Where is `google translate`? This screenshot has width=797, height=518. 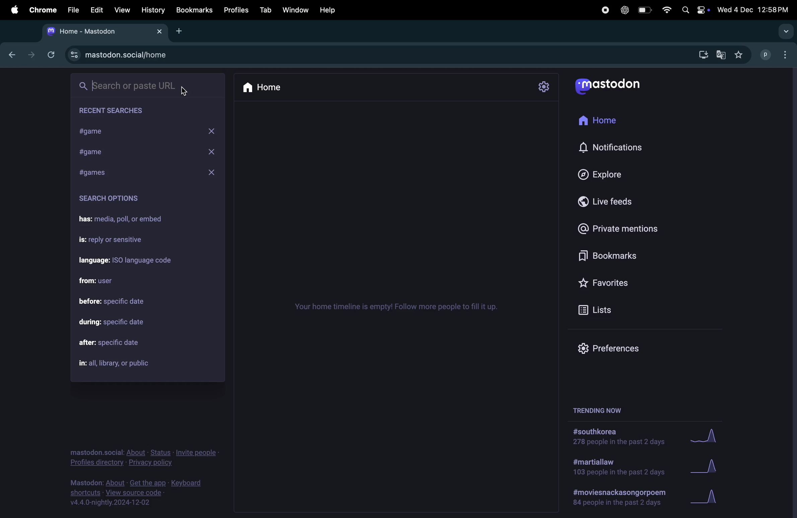 google translate is located at coordinates (722, 53).